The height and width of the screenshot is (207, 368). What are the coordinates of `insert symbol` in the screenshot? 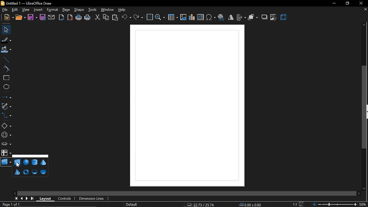 It's located at (211, 17).